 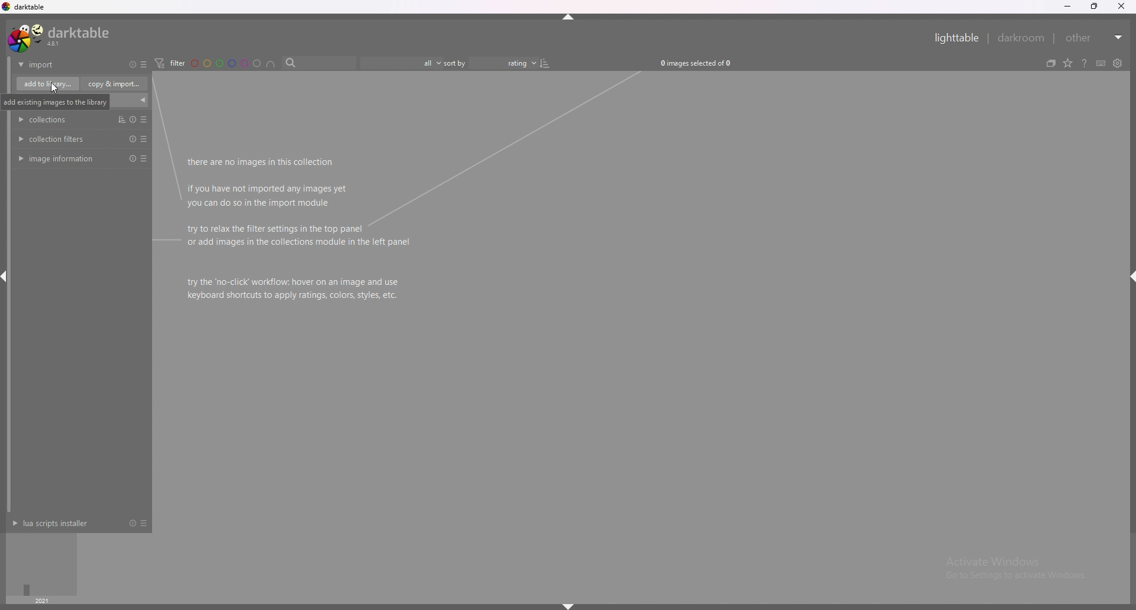 What do you see at coordinates (131, 158) in the screenshot?
I see `reset` at bounding box center [131, 158].